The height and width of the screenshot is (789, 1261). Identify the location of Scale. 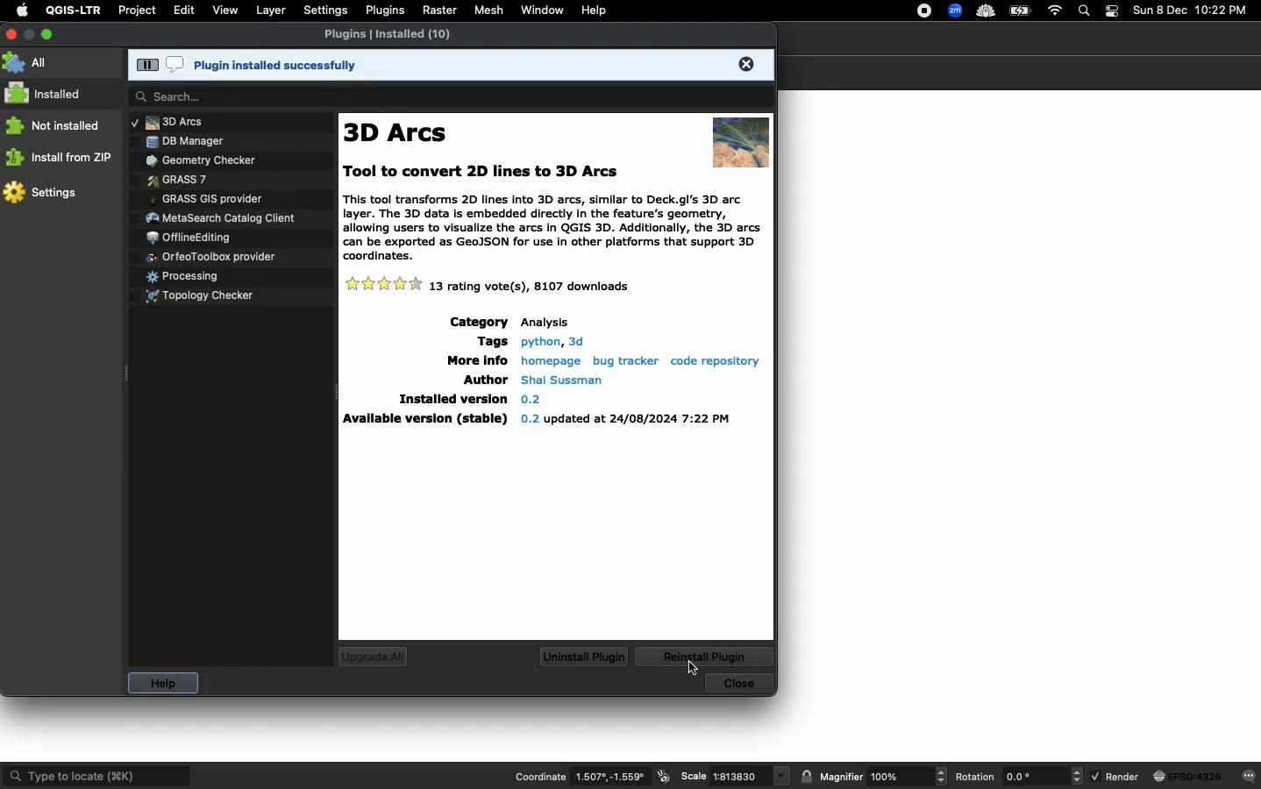
(694, 775).